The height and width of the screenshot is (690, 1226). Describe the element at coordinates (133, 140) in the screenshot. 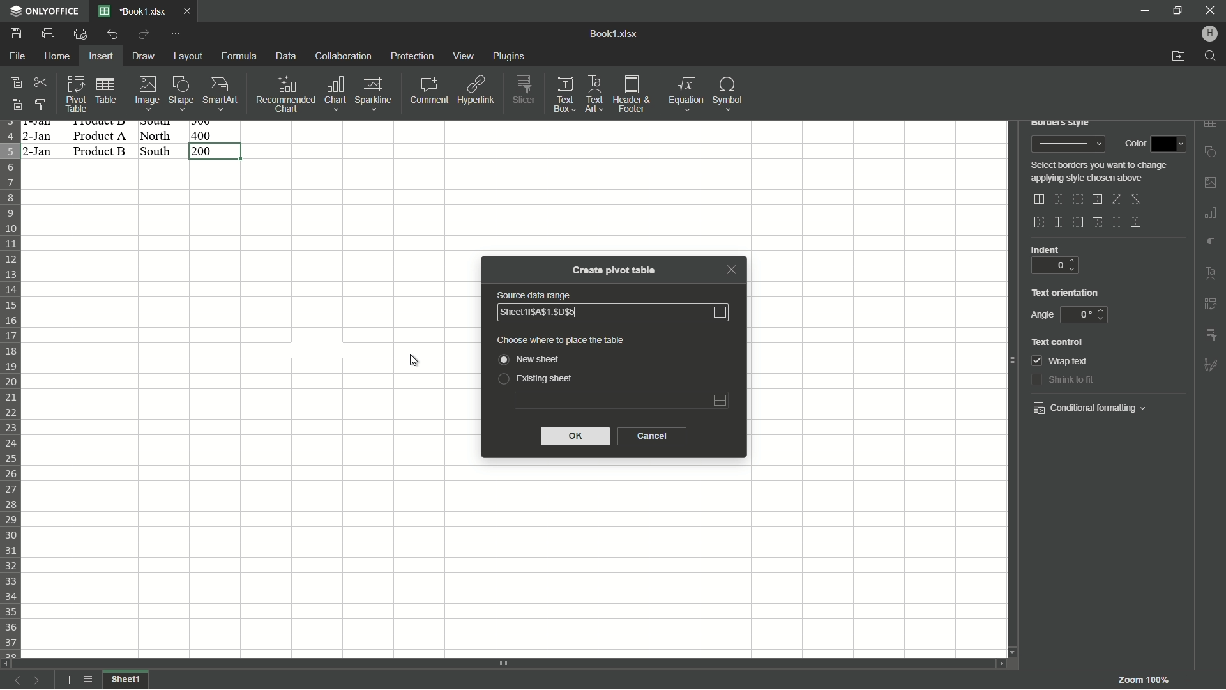

I see `data` at that location.